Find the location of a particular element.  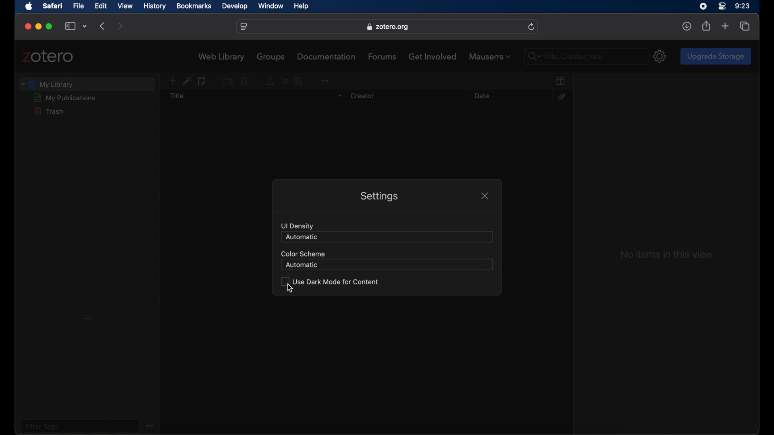

zotero is located at coordinates (48, 56).